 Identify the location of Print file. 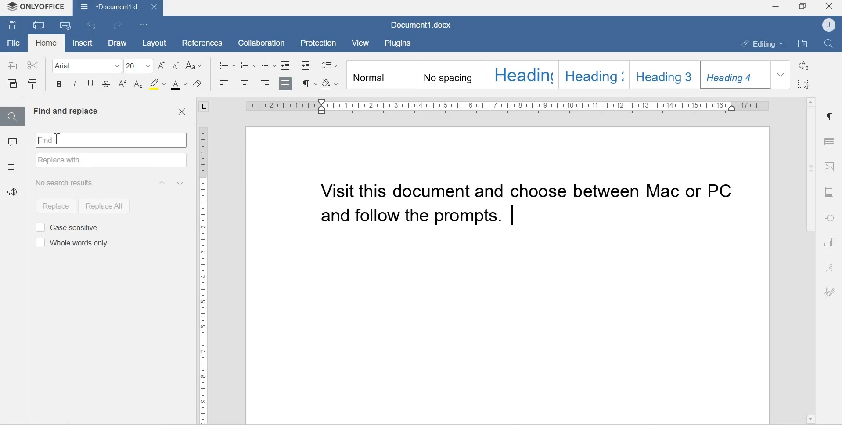
(40, 24).